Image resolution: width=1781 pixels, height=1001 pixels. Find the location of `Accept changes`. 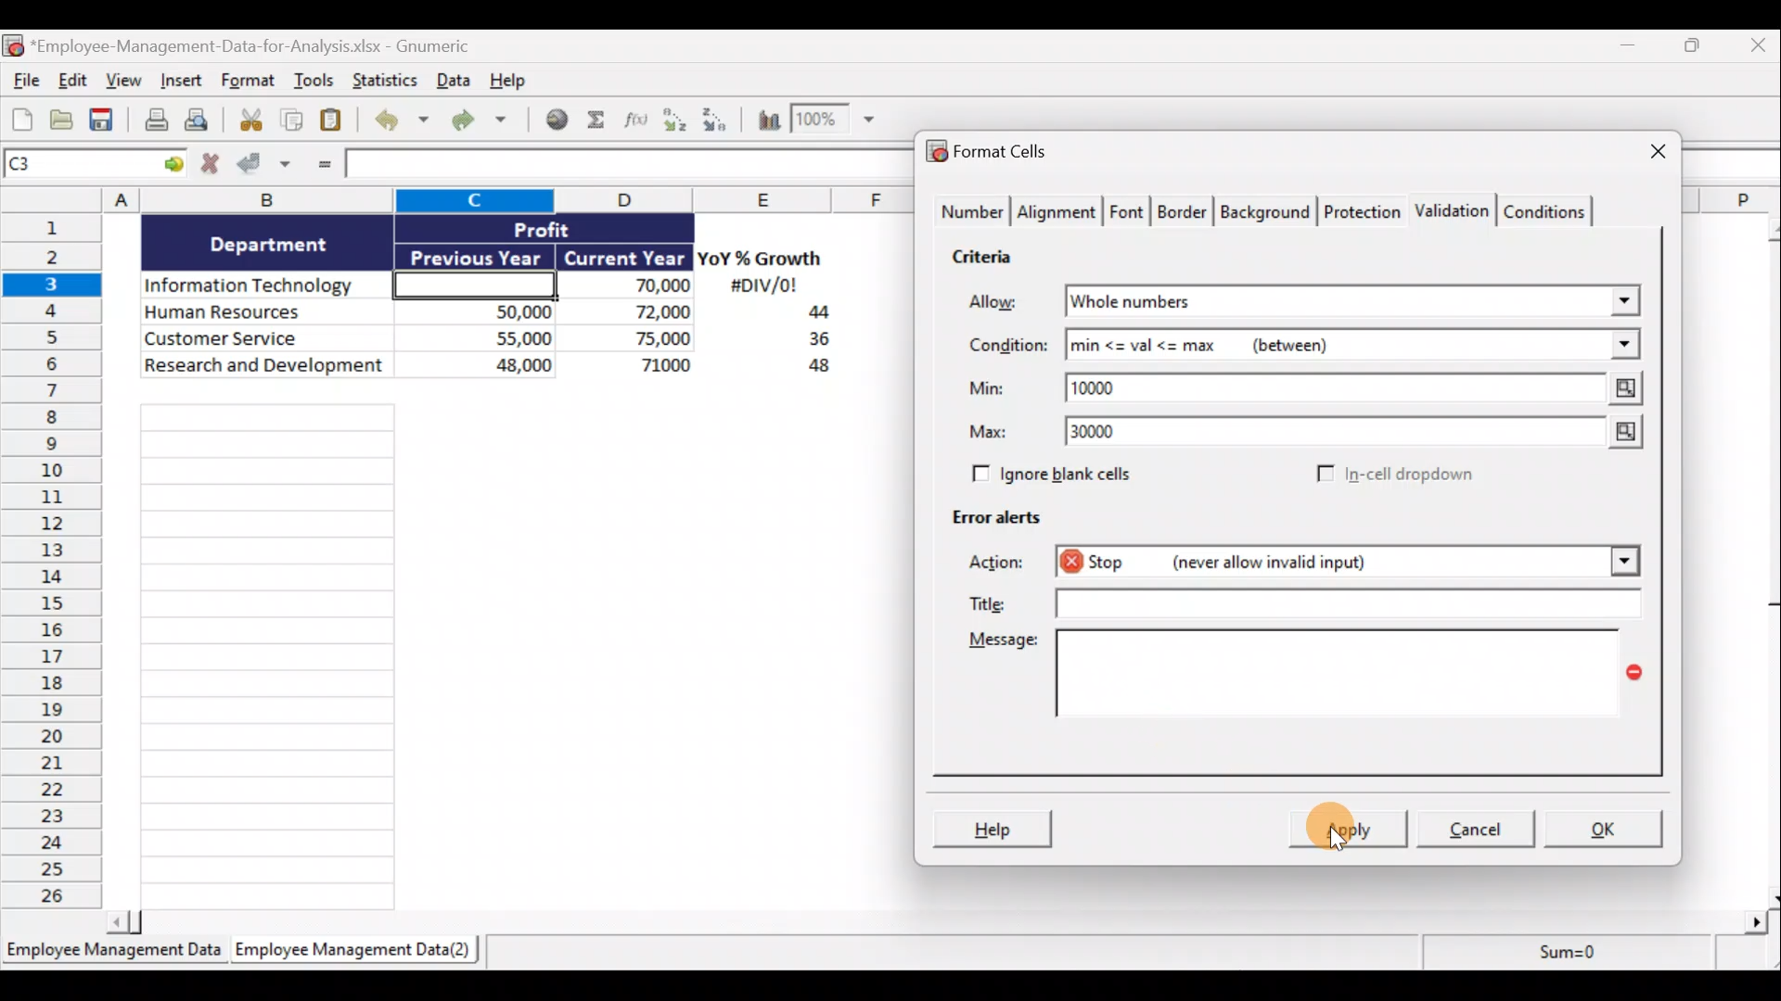

Accept changes is located at coordinates (266, 166).